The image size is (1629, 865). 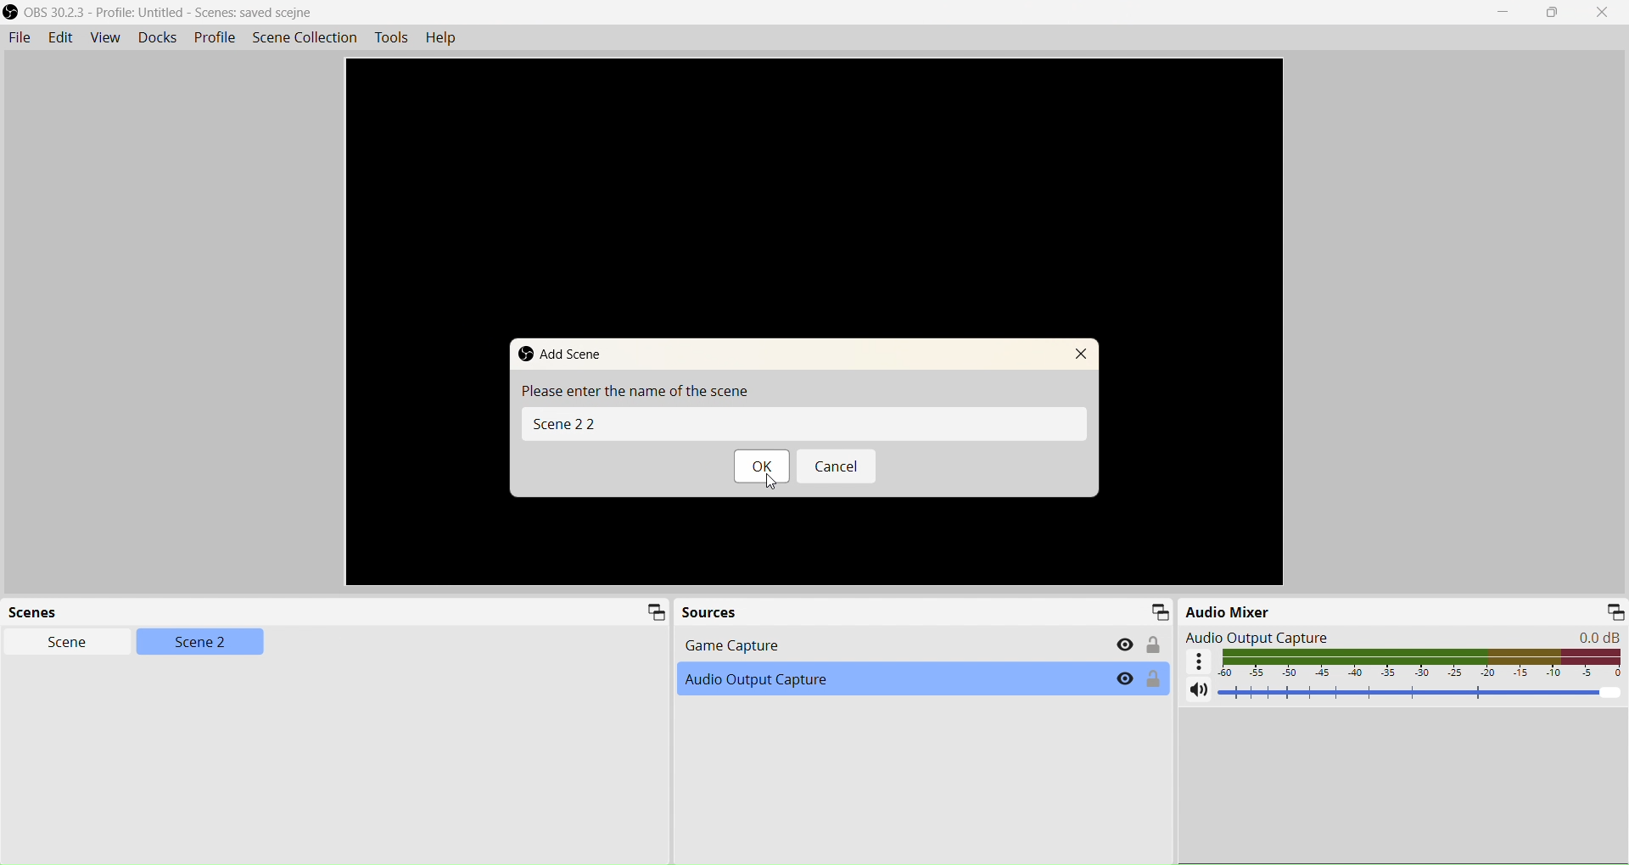 What do you see at coordinates (837, 466) in the screenshot?
I see `Cancel` at bounding box center [837, 466].